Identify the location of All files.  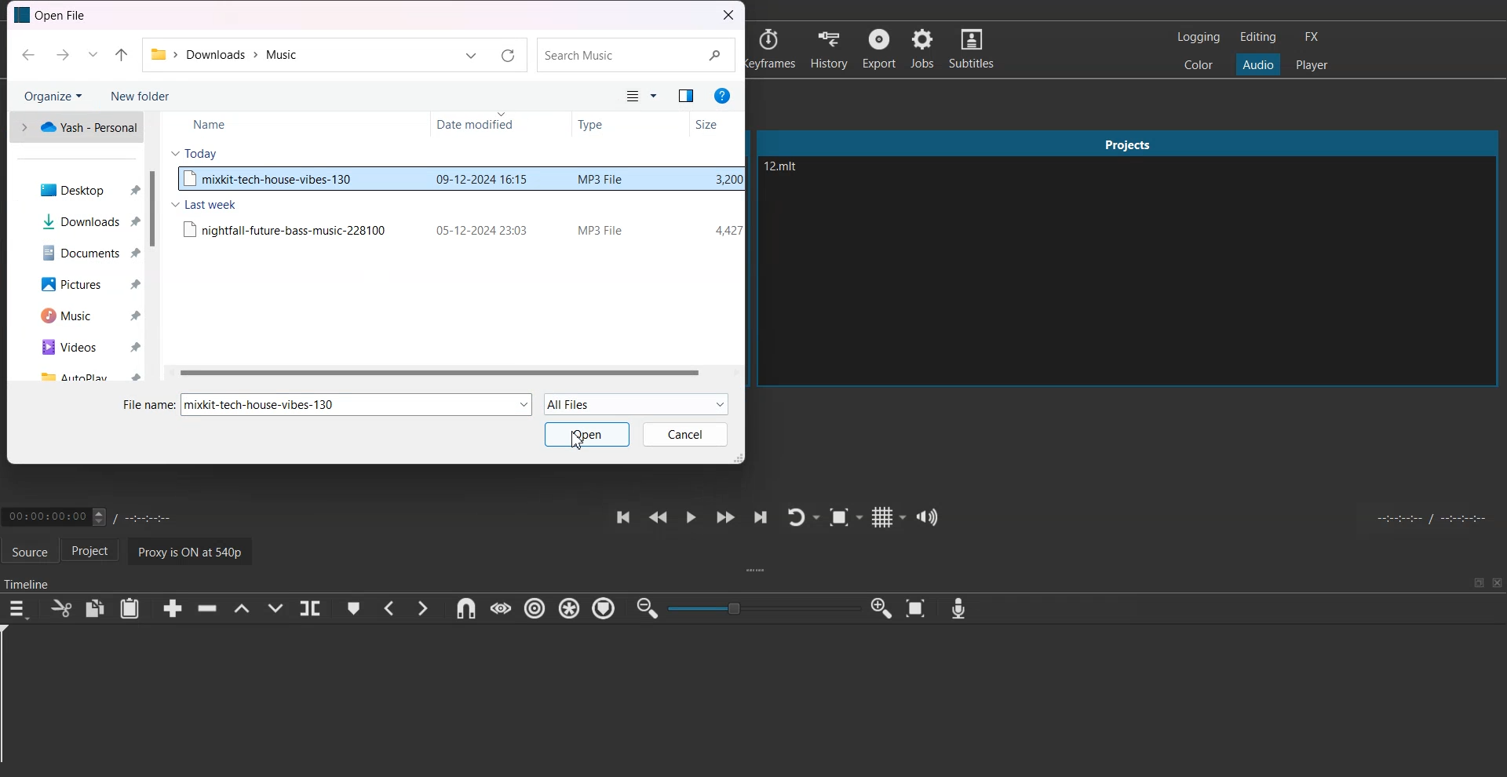
(624, 97).